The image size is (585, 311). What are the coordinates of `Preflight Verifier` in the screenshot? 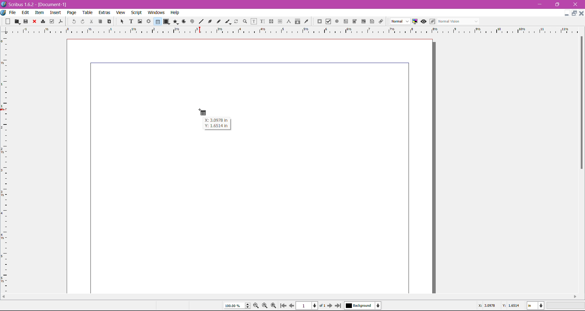 It's located at (52, 20).